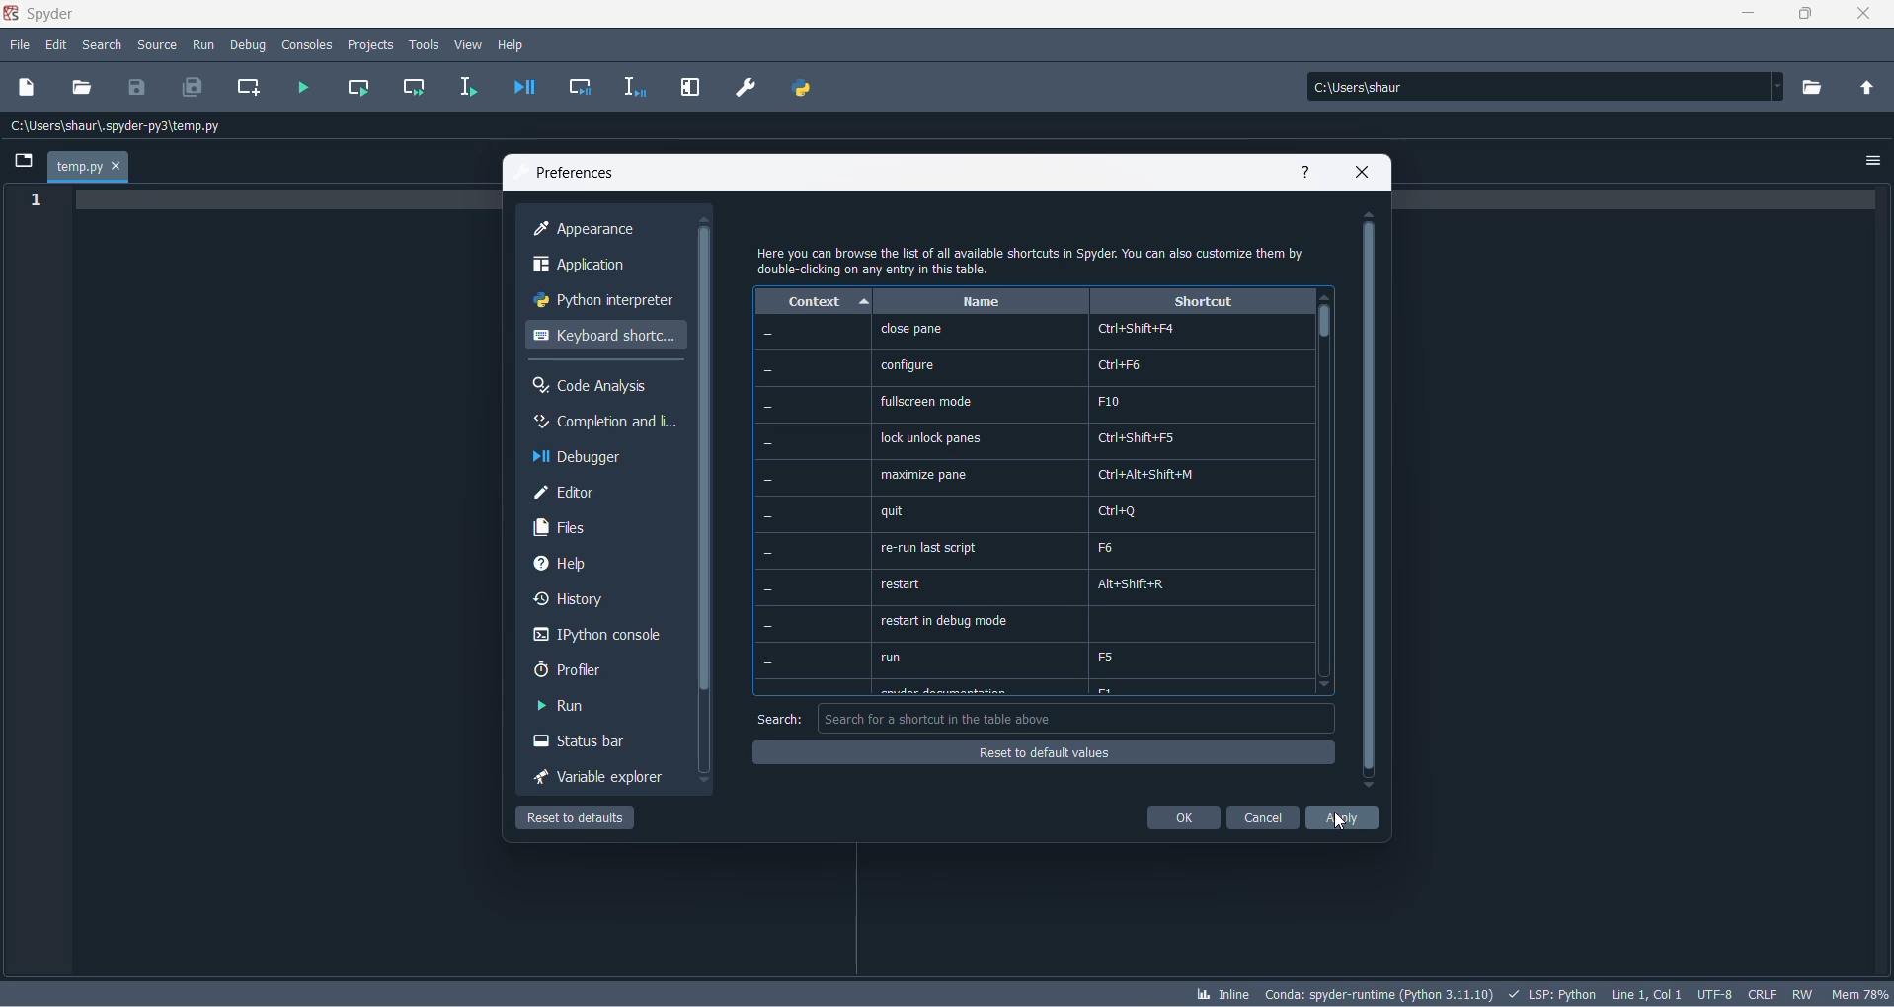  I want to click on spyder version, so click(1382, 991).